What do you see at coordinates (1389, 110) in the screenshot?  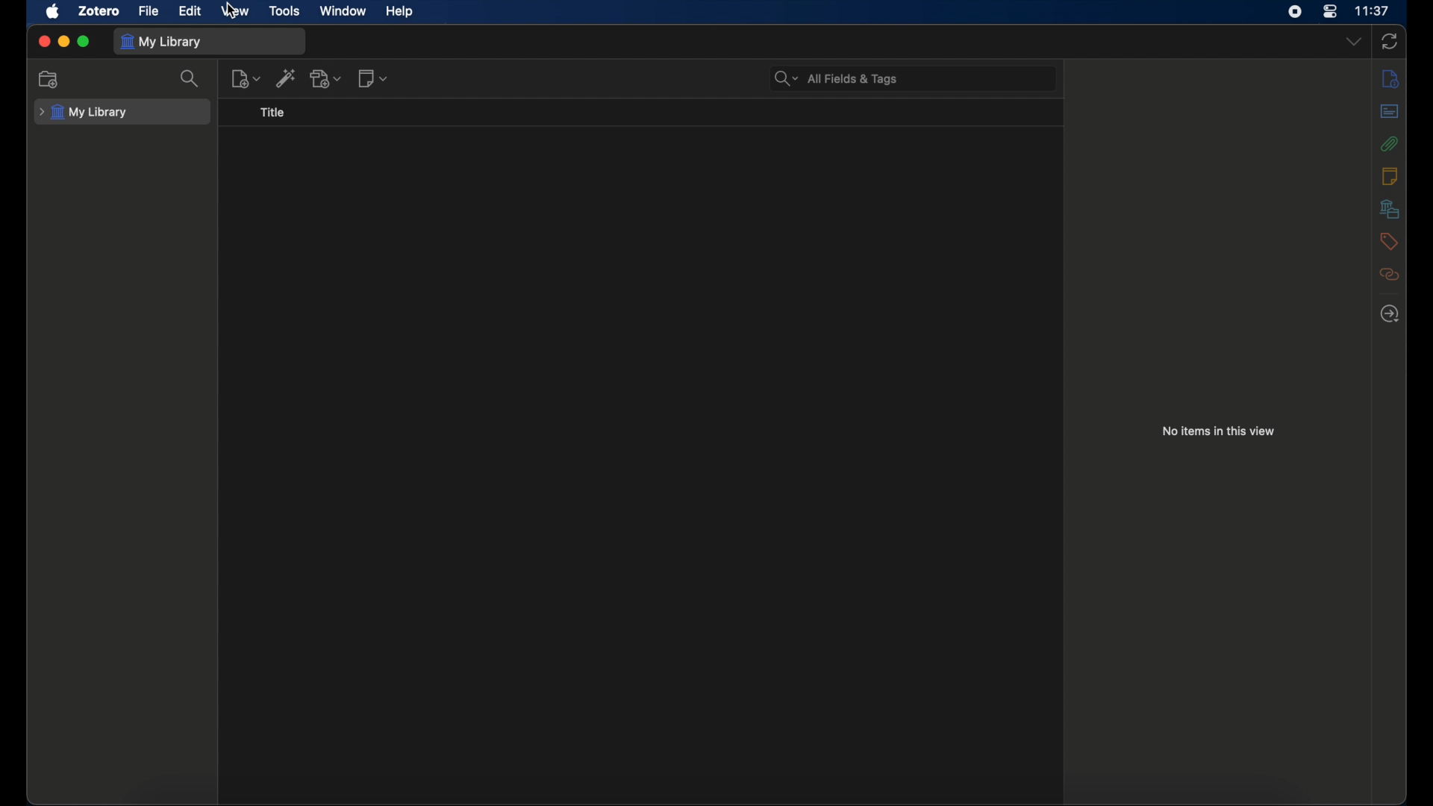 I see `abstract` at bounding box center [1389, 110].